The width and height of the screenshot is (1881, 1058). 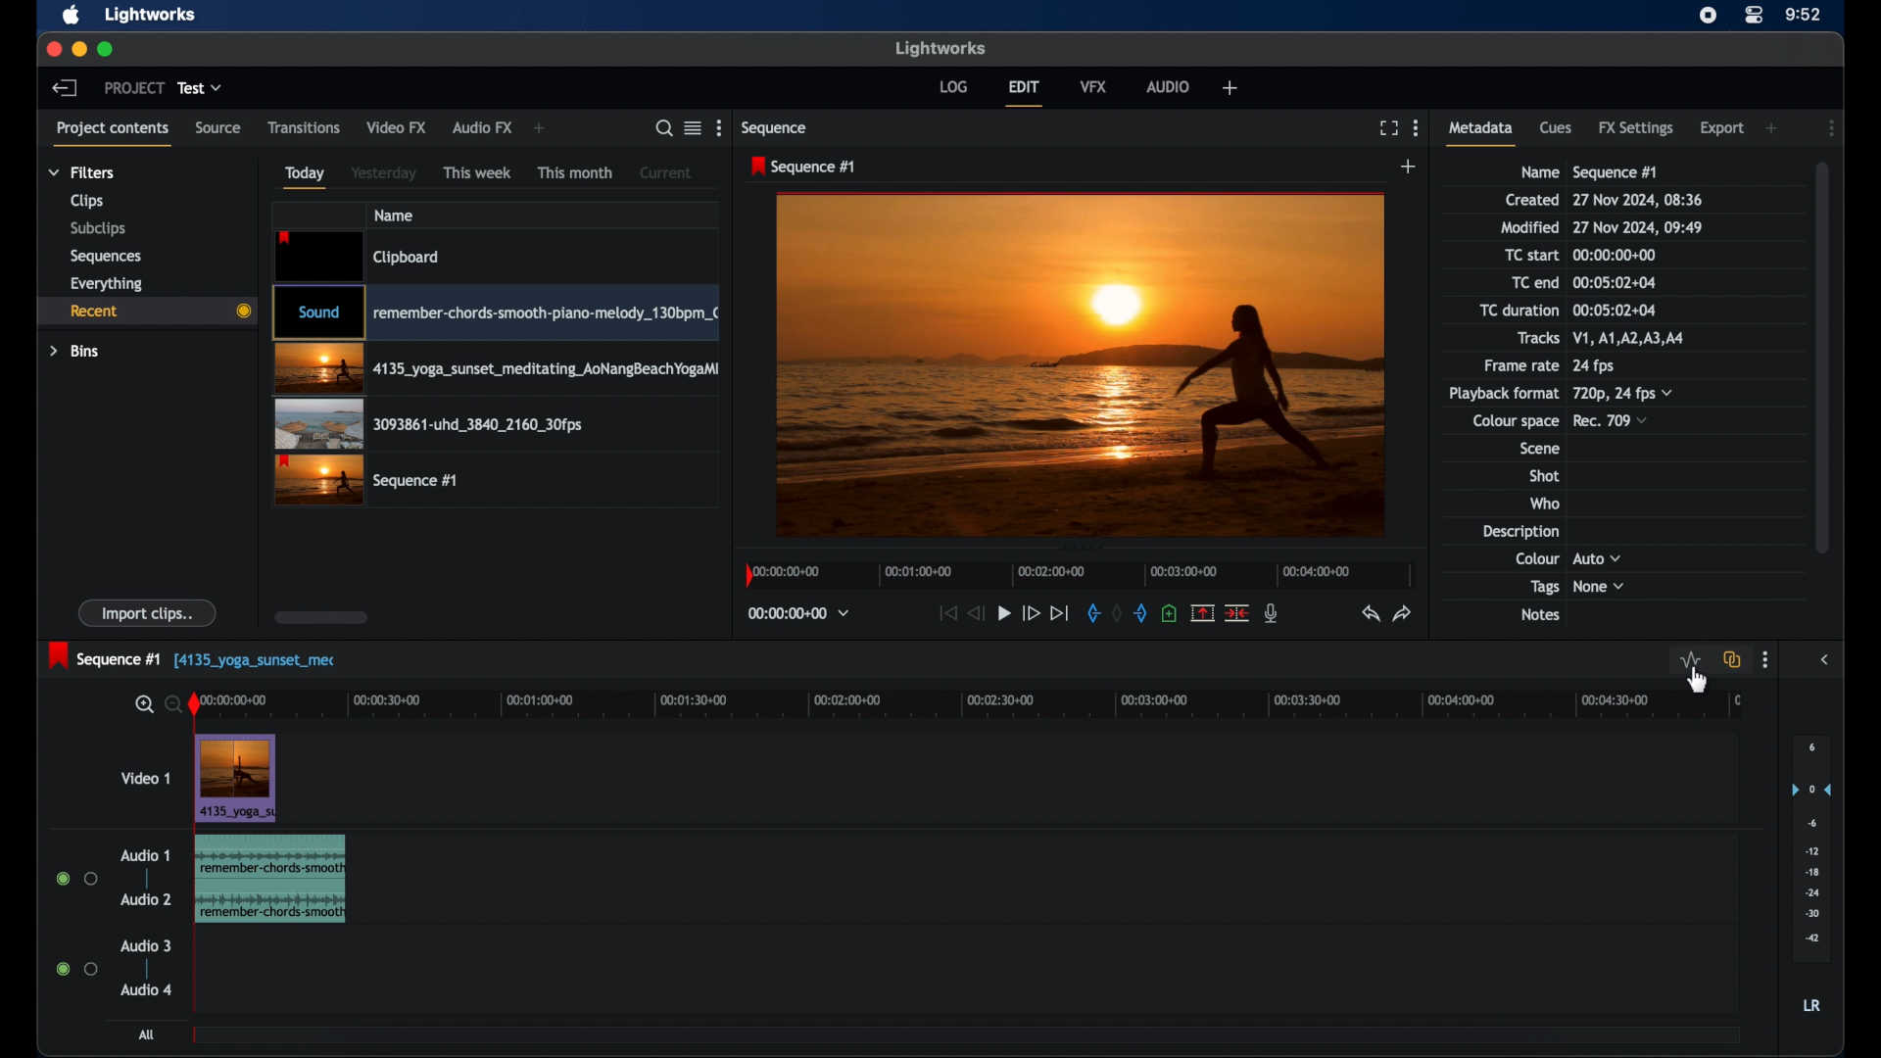 What do you see at coordinates (1519, 366) in the screenshot?
I see `frame rate` at bounding box center [1519, 366].